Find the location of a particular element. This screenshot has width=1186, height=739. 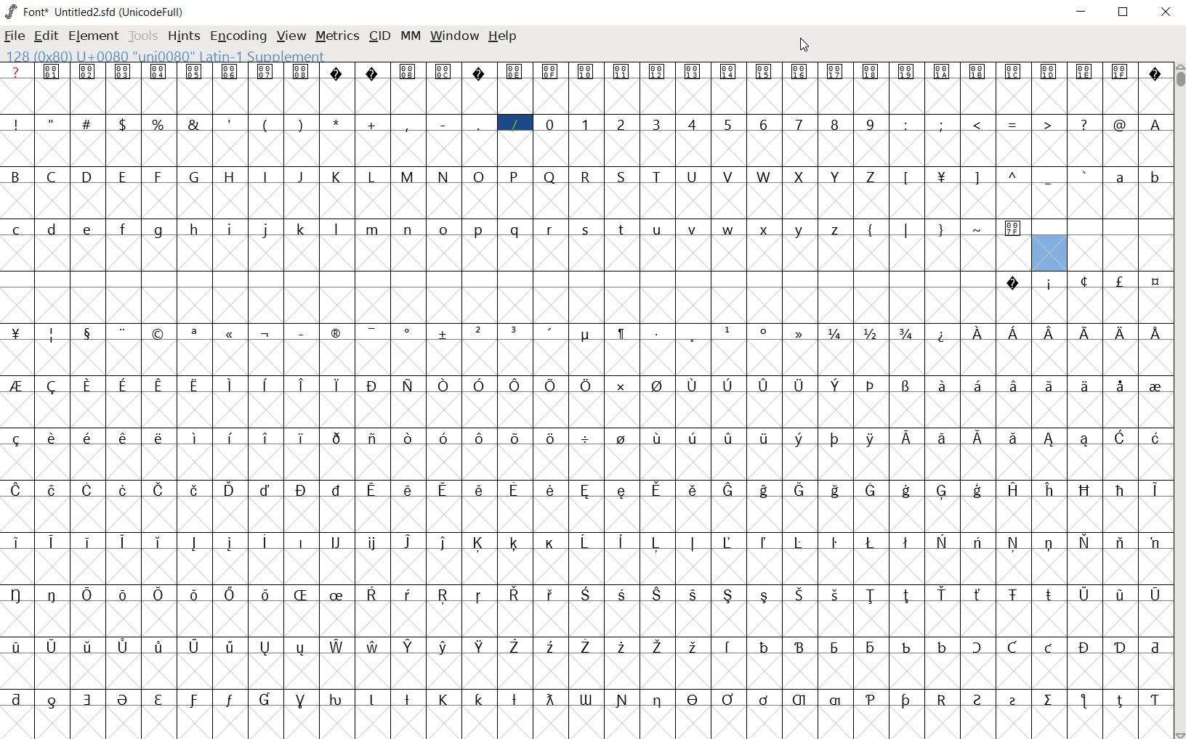

glyph is located at coordinates (836, 177).